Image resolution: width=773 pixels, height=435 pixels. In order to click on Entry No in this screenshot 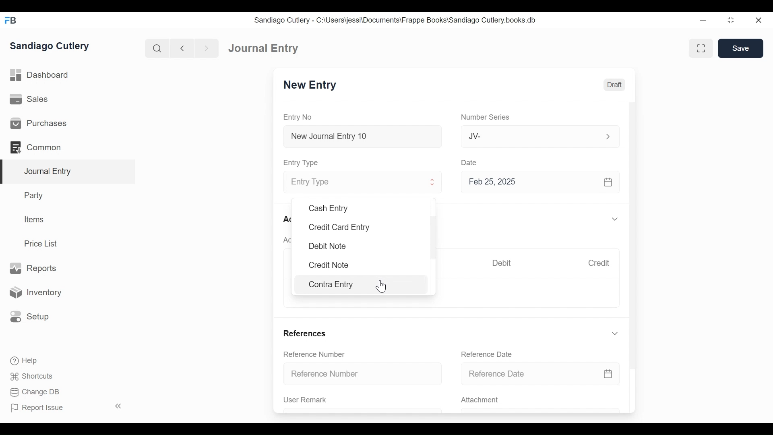, I will do `click(300, 117)`.